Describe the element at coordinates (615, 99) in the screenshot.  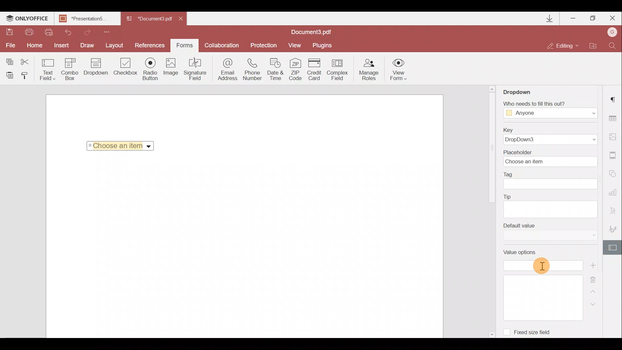
I see `Paragraph settings` at that location.